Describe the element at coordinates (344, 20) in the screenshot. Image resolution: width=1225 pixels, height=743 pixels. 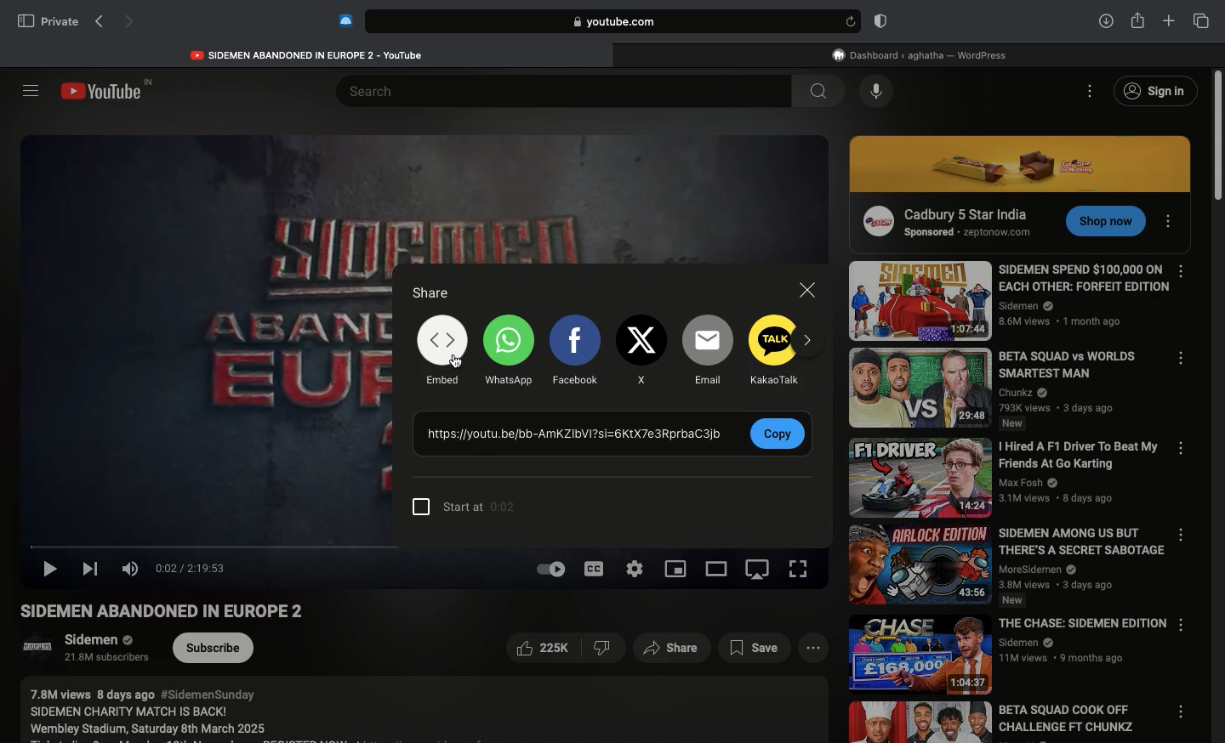
I see `Extensions` at that location.